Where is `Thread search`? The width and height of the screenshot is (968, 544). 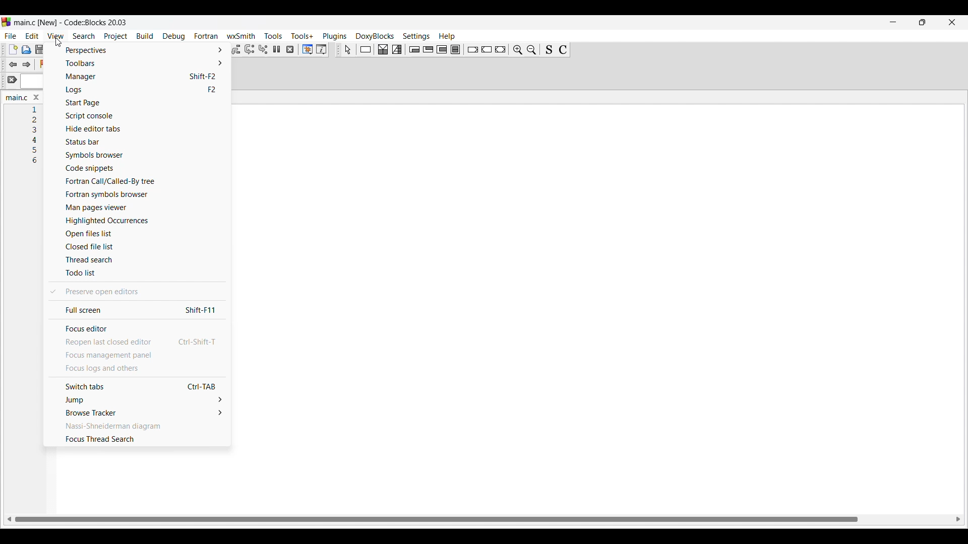 Thread search is located at coordinates (138, 259).